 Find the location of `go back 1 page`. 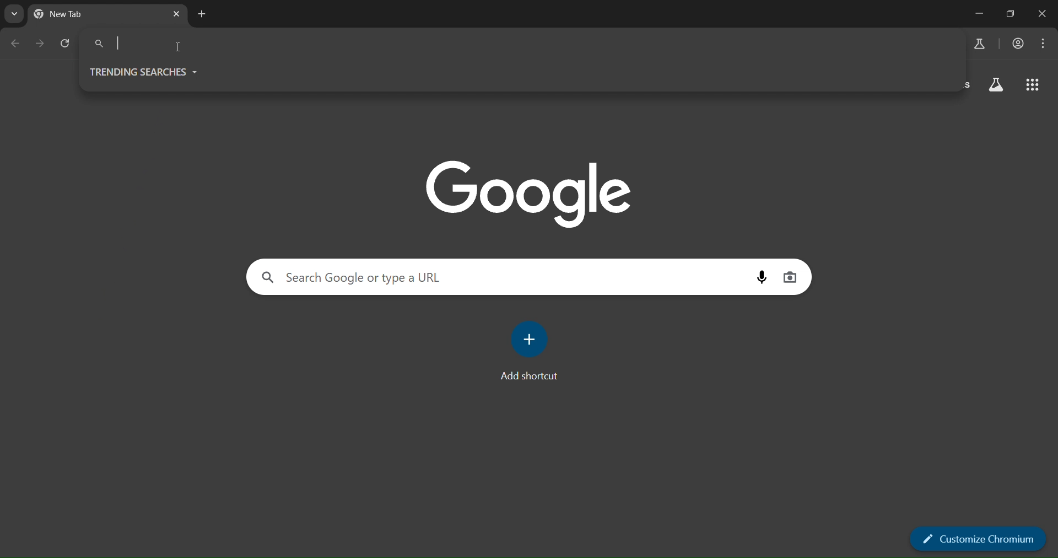

go back 1 page is located at coordinates (18, 45).